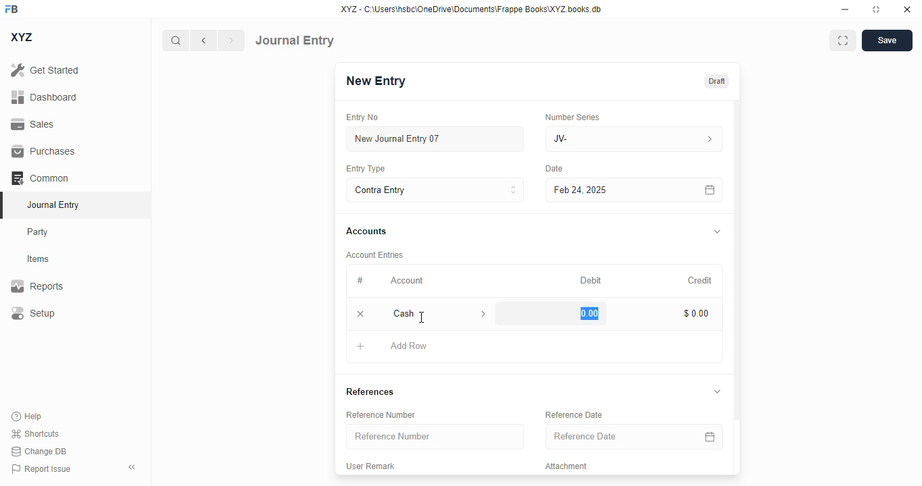 The width and height of the screenshot is (922, 486). Describe the element at coordinates (409, 346) in the screenshot. I see `add row` at that location.